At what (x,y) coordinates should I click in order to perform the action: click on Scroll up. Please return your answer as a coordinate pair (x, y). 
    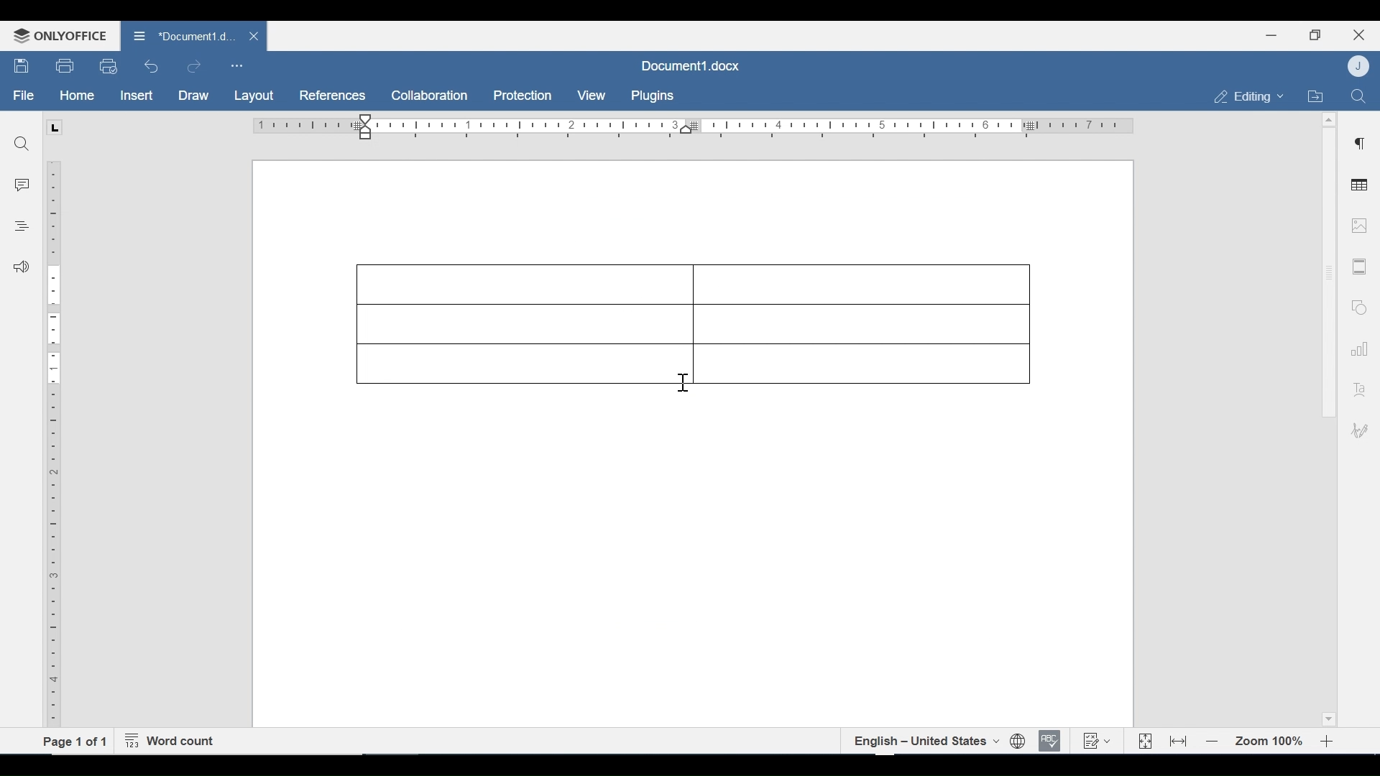
    Looking at the image, I should click on (1328, 120).